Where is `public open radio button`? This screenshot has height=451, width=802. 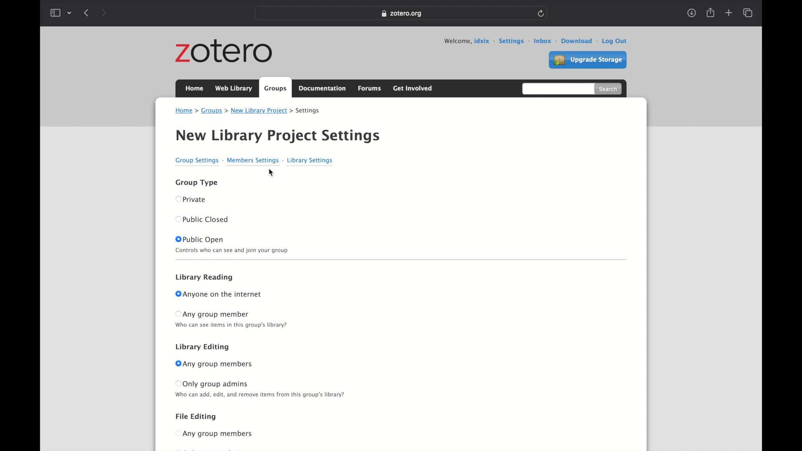
public open radio button is located at coordinates (204, 238).